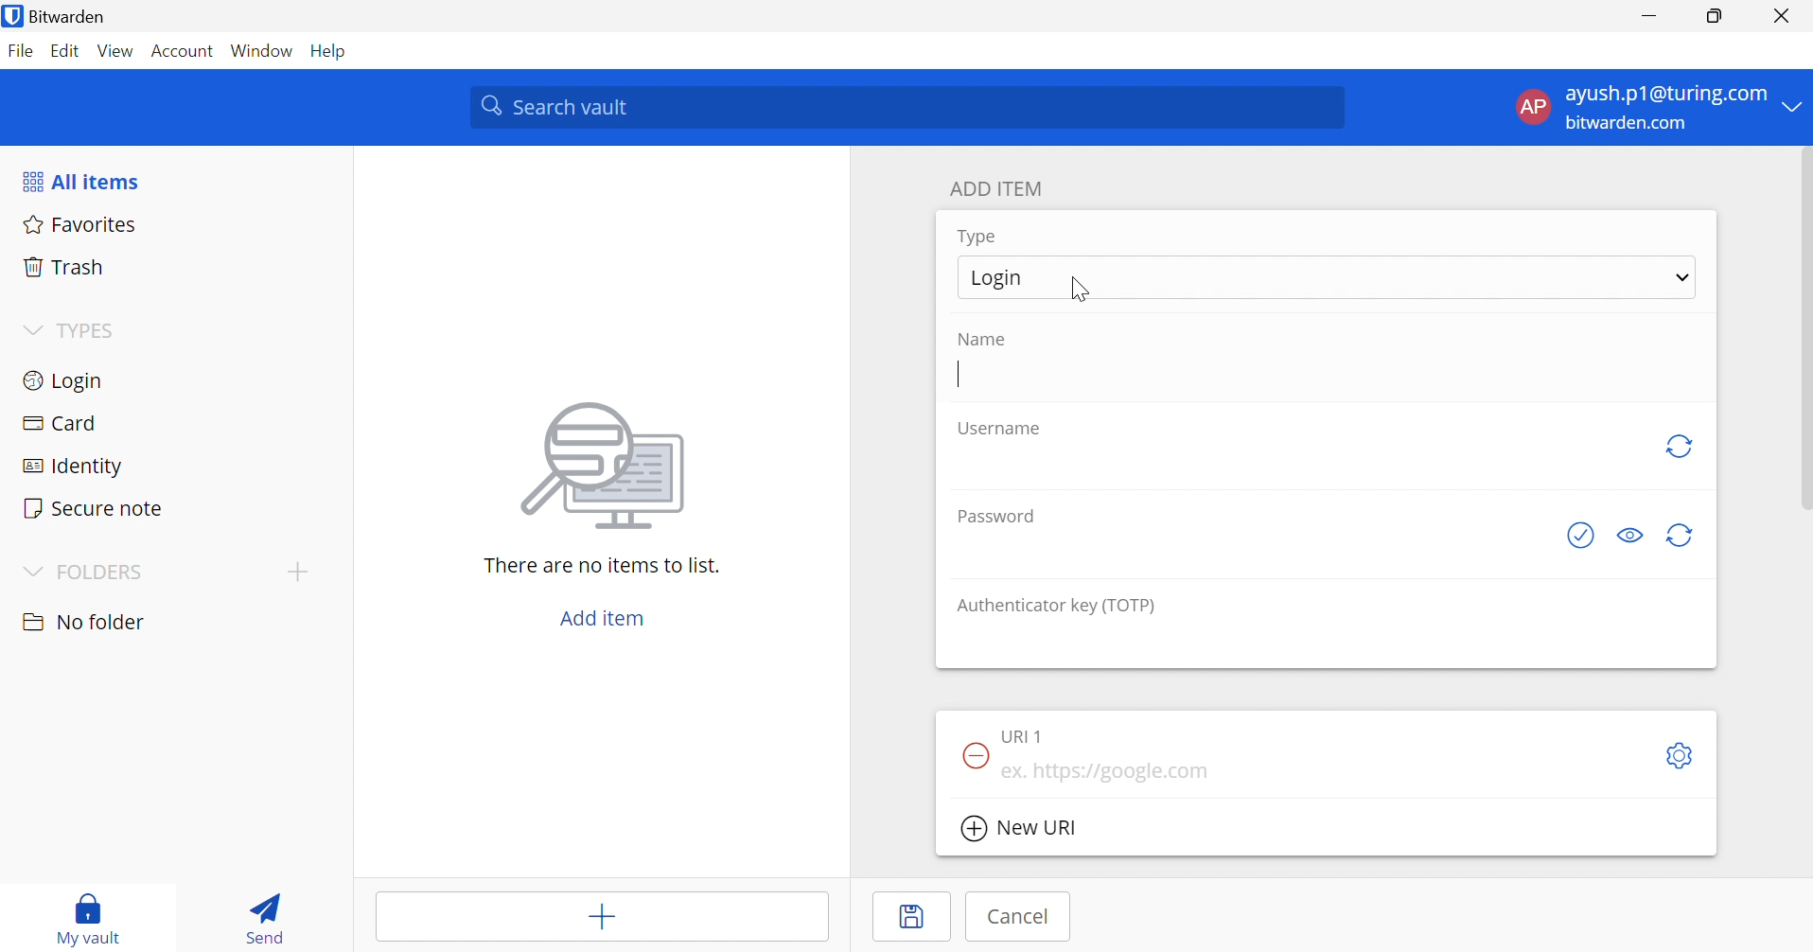 This screenshot has width=1813, height=952. What do you see at coordinates (64, 268) in the screenshot?
I see `Trash` at bounding box center [64, 268].